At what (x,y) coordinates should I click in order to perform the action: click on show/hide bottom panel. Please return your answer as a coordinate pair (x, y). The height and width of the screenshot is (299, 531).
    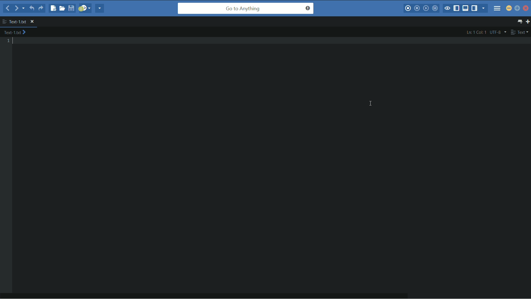
    Looking at the image, I should click on (465, 9).